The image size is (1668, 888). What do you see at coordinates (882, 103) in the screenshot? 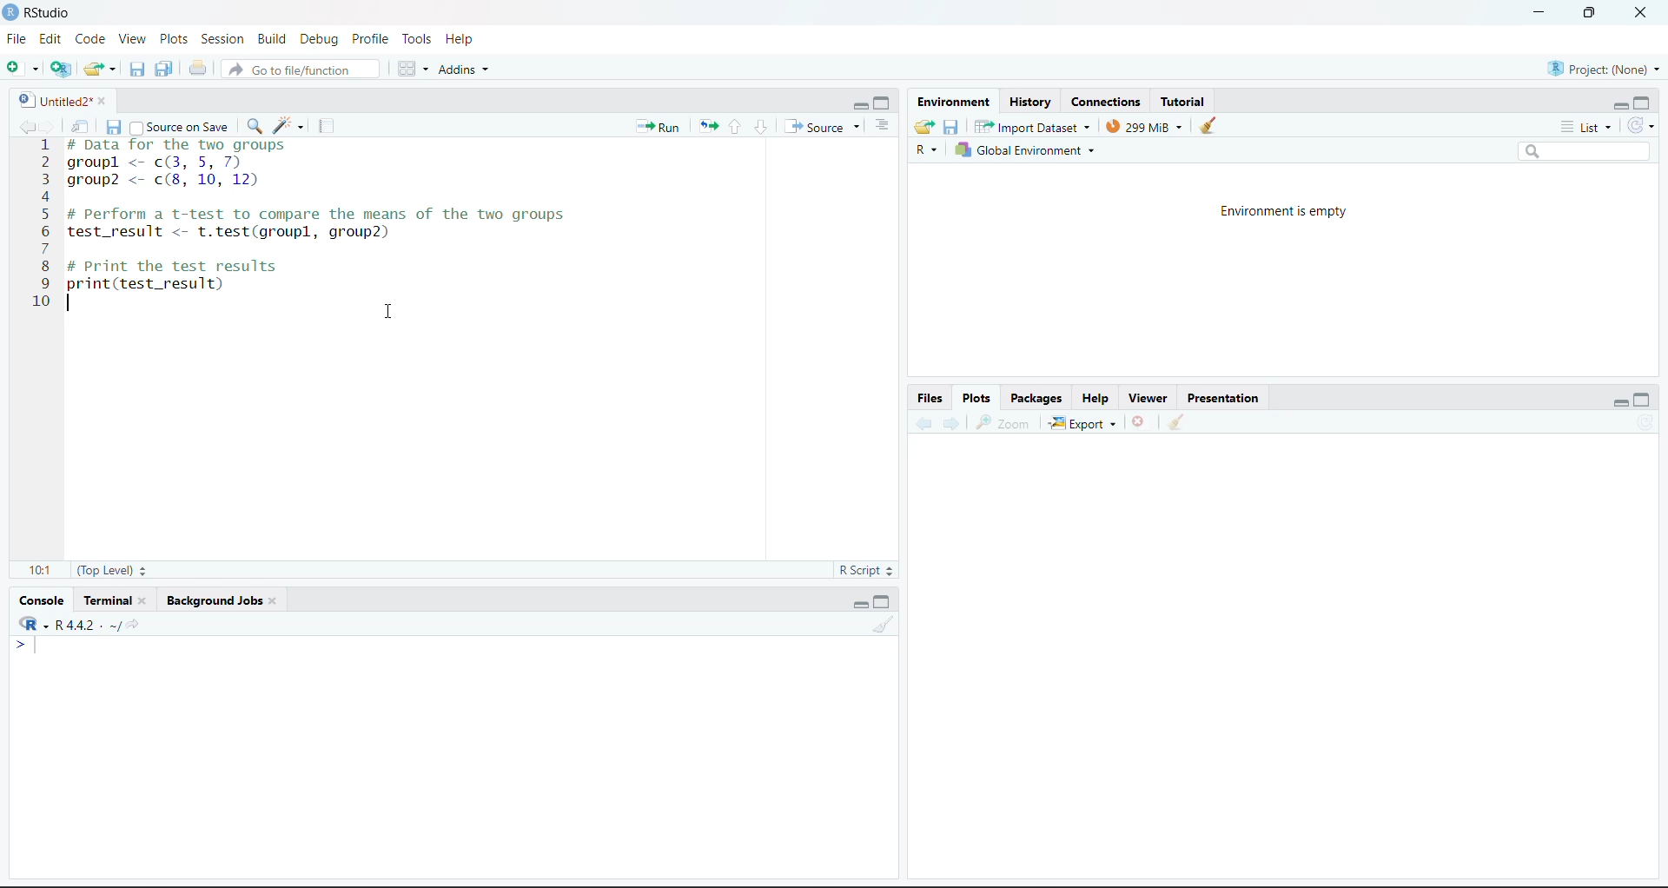
I see `maximize` at bounding box center [882, 103].